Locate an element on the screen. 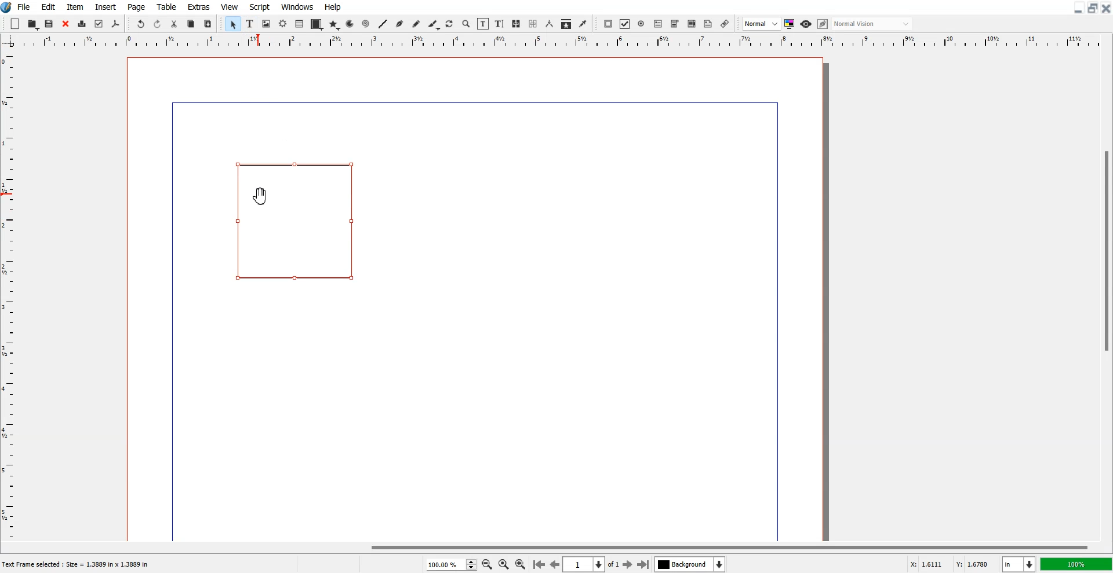  Horizontal Scale is located at coordinates (569, 42).